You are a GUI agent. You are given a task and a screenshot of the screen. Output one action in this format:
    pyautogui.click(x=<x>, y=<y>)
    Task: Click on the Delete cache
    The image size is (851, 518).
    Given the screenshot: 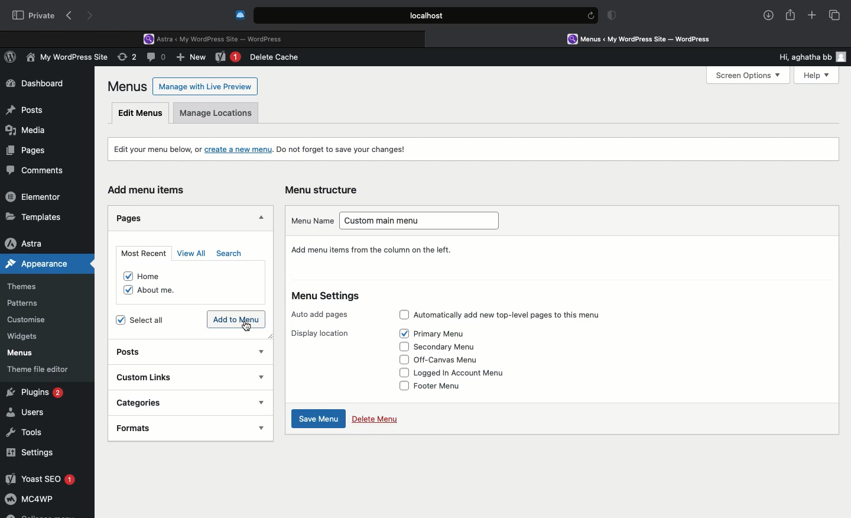 What is the action you would take?
    pyautogui.click(x=277, y=57)
    